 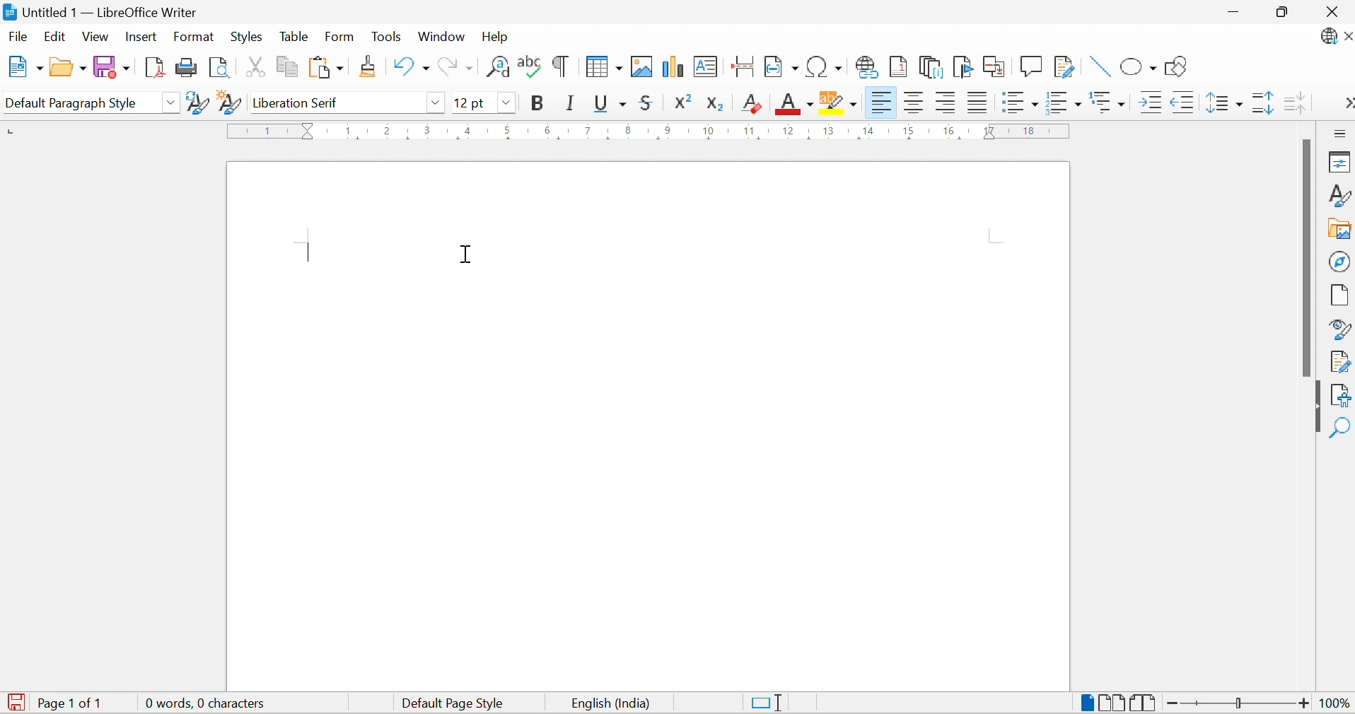 What do you see at coordinates (469, 130) in the screenshot?
I see `4` at bounding box center [469, 130].